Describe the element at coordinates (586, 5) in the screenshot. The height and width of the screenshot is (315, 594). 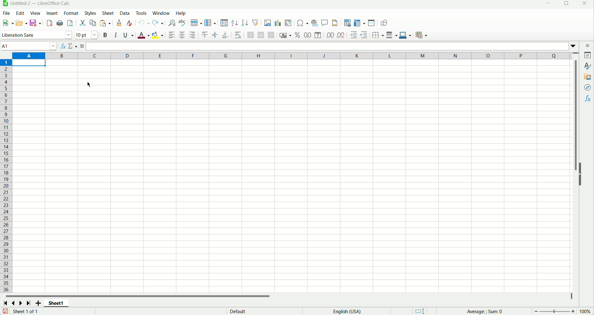
I see `Close` at that location.